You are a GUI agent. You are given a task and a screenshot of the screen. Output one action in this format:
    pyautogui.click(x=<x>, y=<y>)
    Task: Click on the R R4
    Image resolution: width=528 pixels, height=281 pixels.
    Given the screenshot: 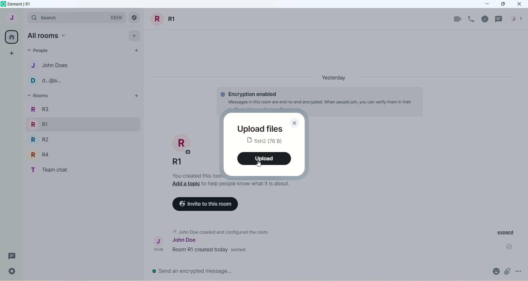 What is the action you would take?
    pyautogui.click(x=42, y=155)
    